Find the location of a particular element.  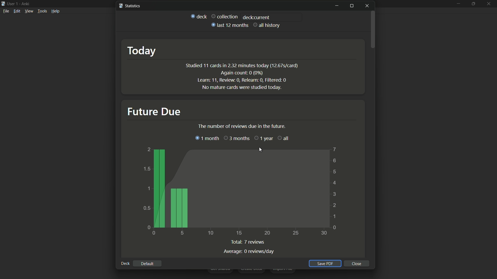

cursor is located at coordinates (261, 150).